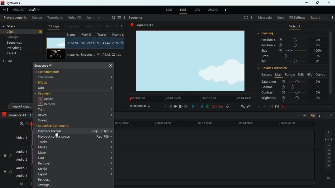  What do you see at coordinates (109, 26) in the screenshot?
I see `rend` at bounding box center [109, 26].